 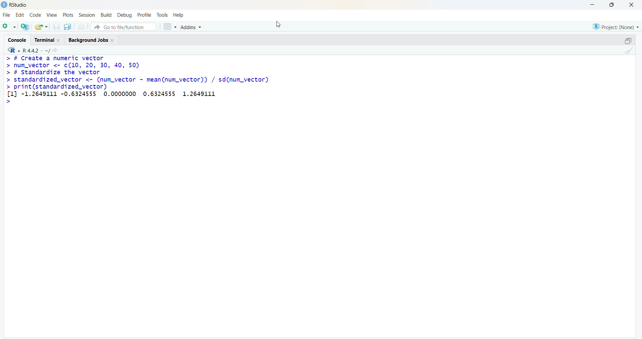 I want to click on help, so click(x=179, y=15).